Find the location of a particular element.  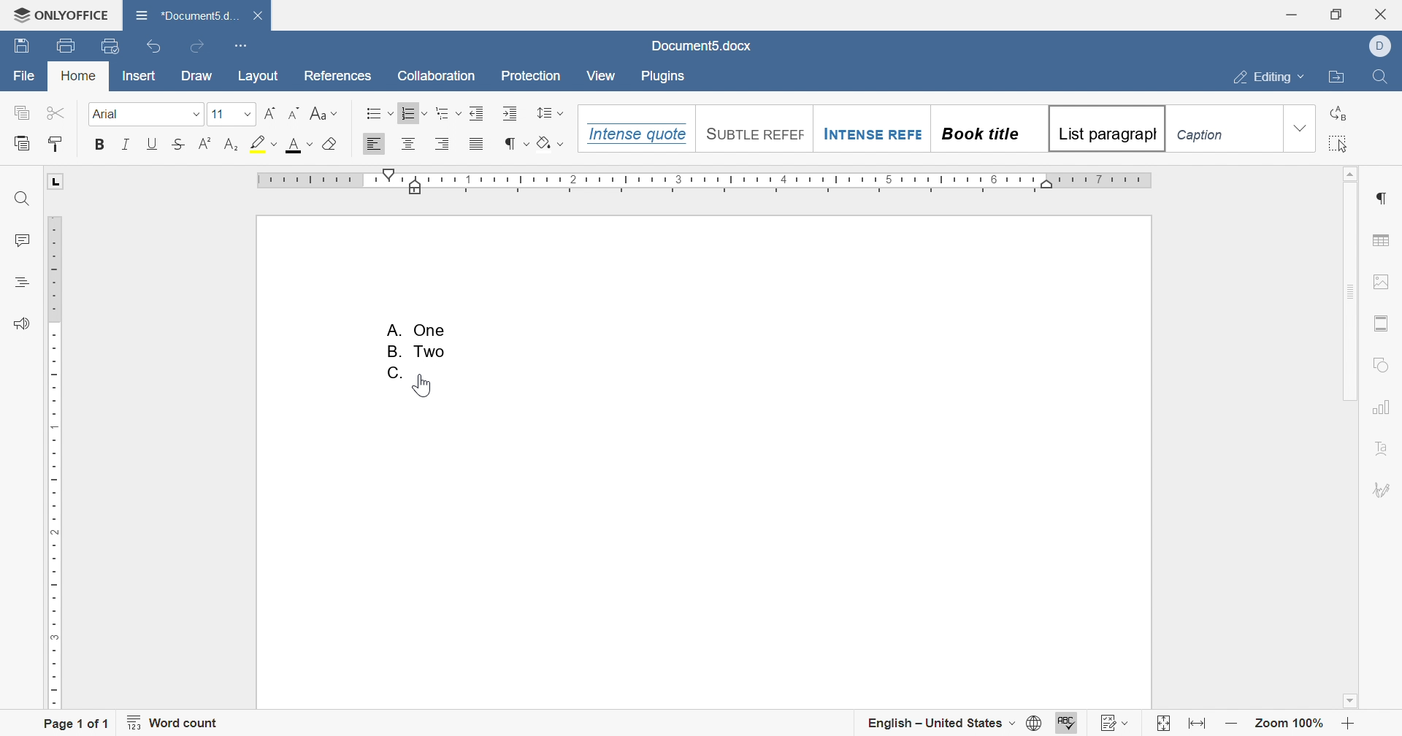

Increase indent is located at coordinates (511, 113).